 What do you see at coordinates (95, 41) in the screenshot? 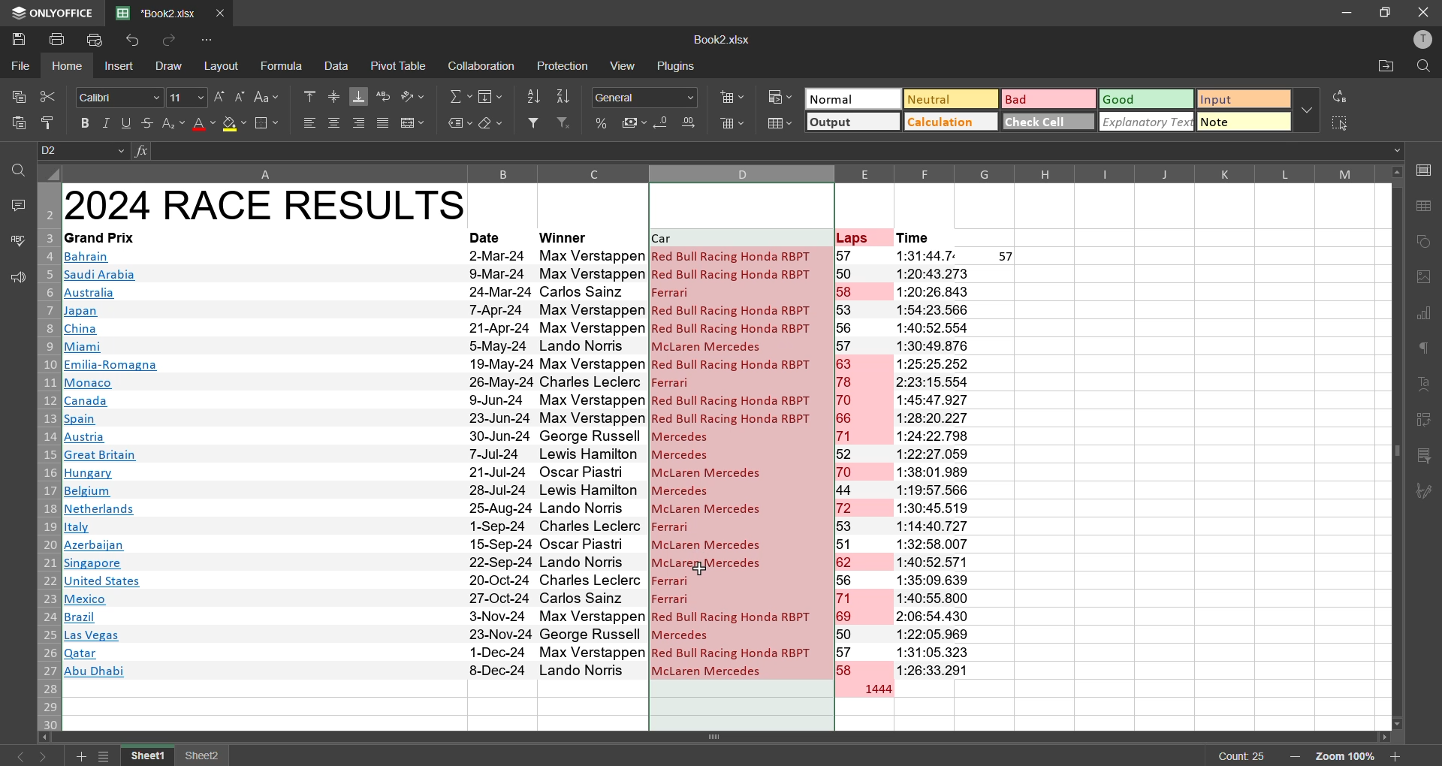
I see `quick print` at bounding box center [95, 41].